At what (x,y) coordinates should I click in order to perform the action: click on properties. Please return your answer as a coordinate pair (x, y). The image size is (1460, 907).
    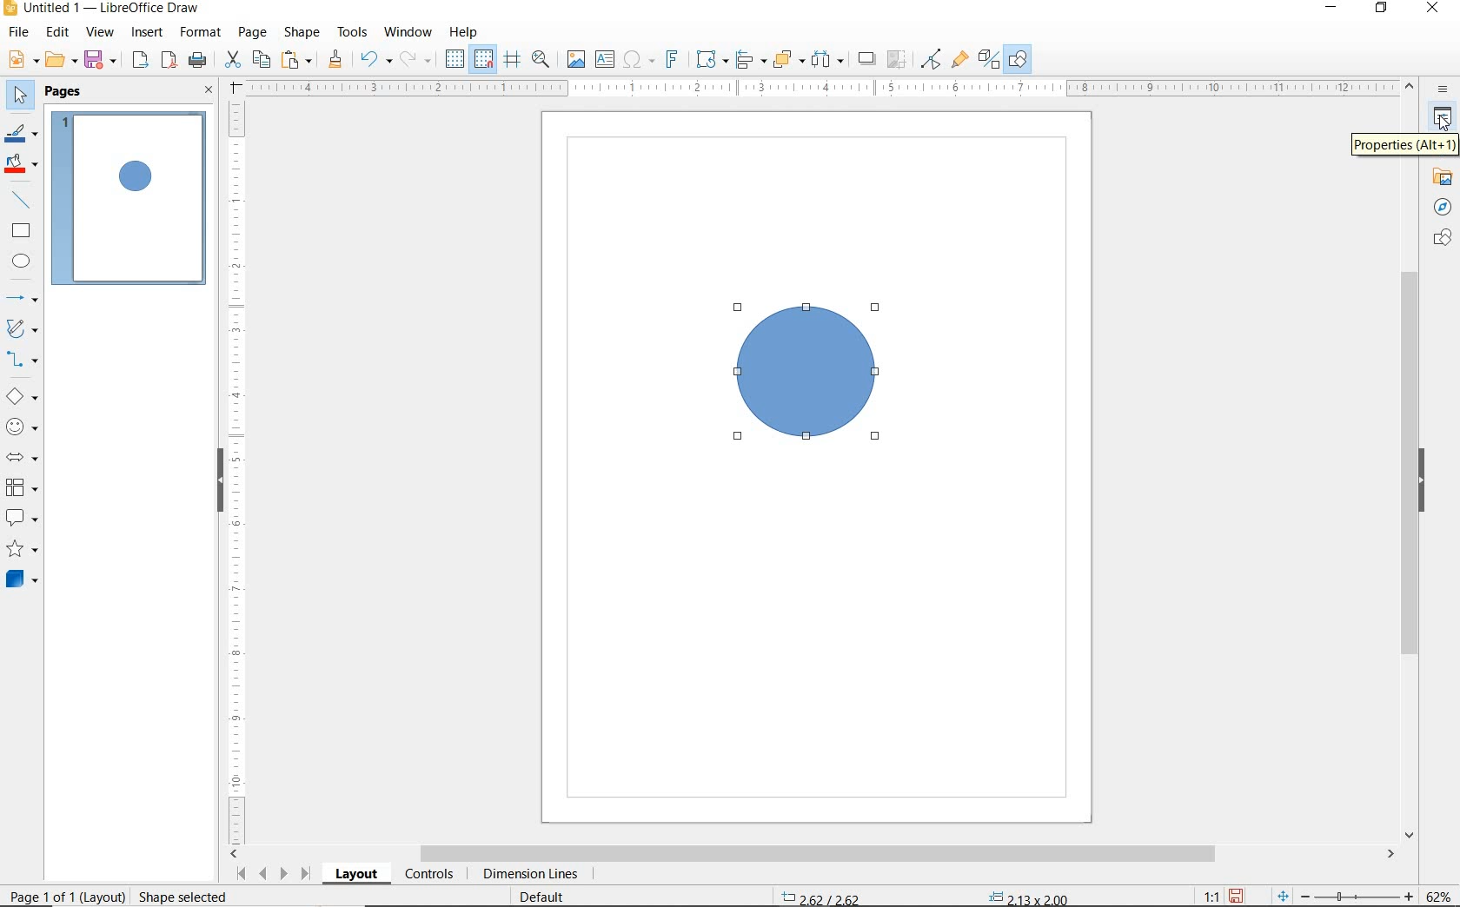
    Looking at the image, I should click on (1442, 117).